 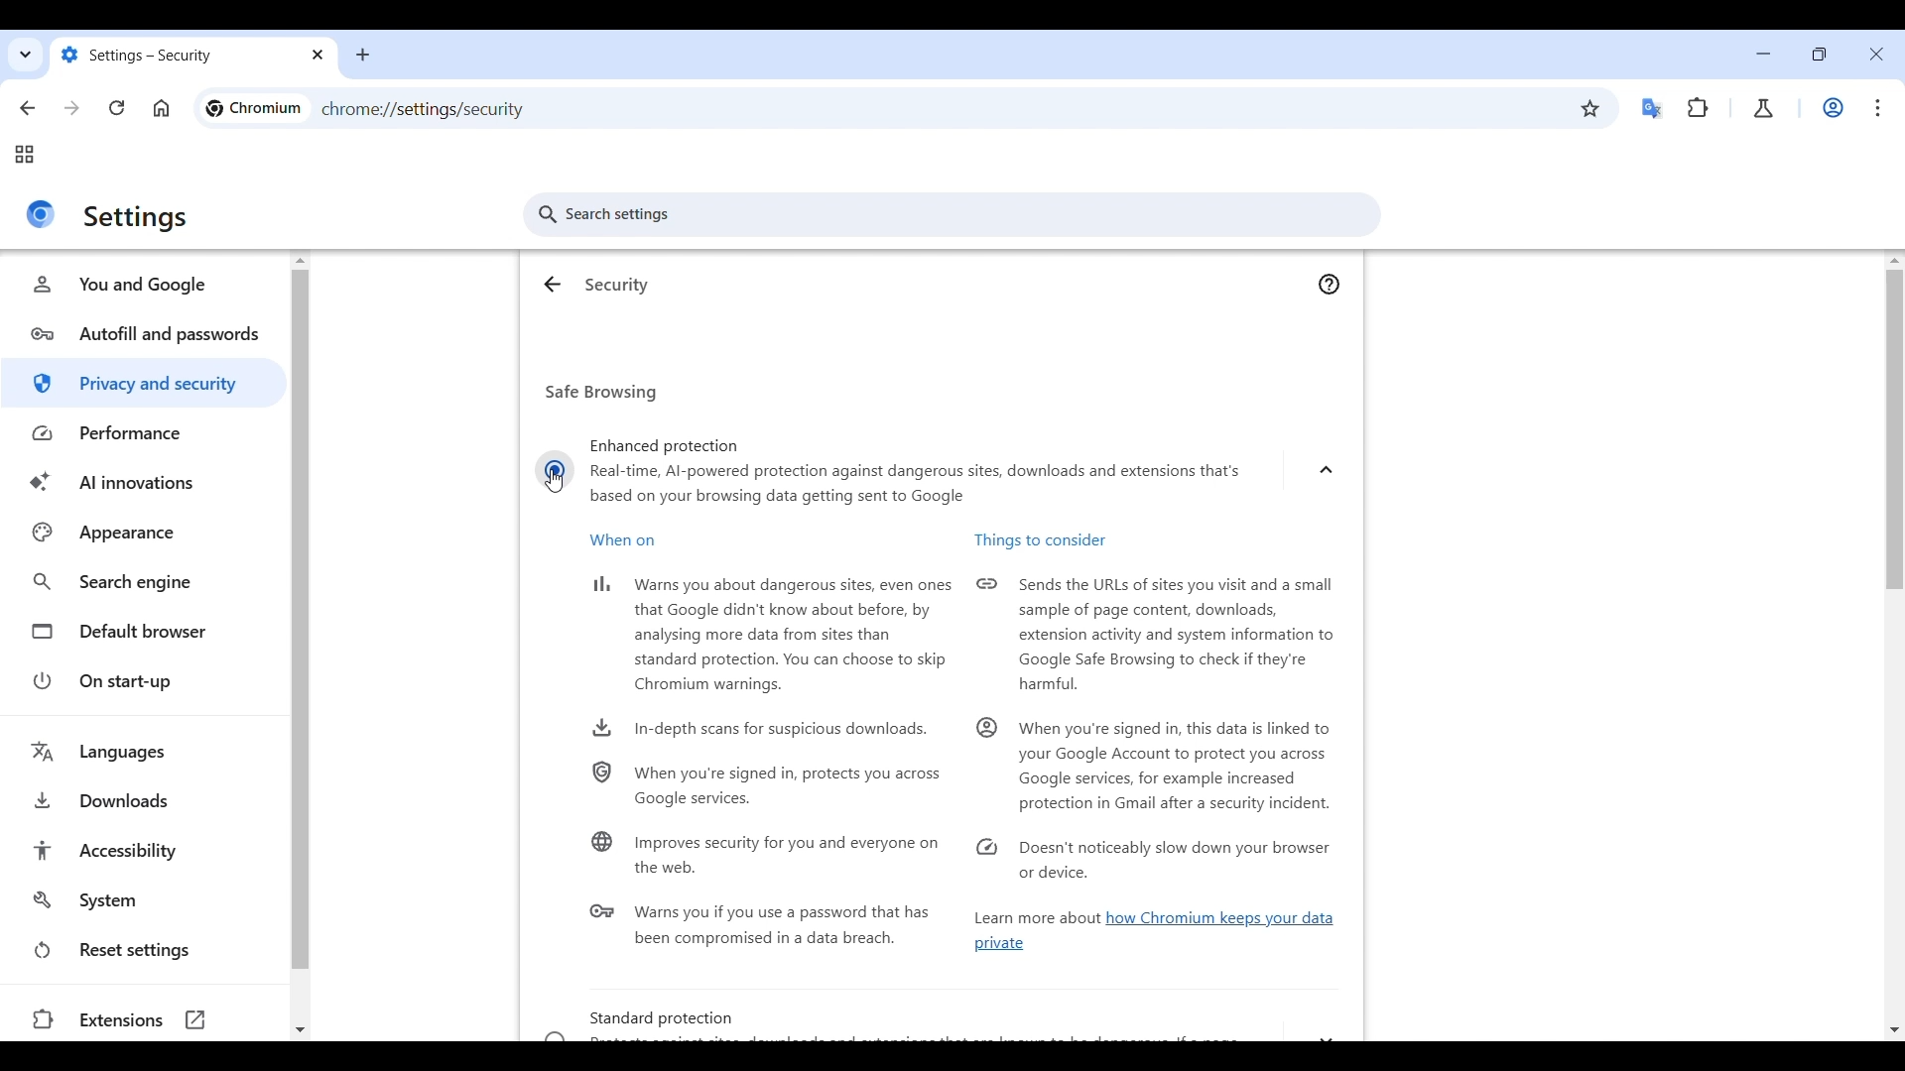 What do you see at coordinates (301, 620) in the screenshot?
I see `Vertical slide bar` at bounding box center [301, 620].